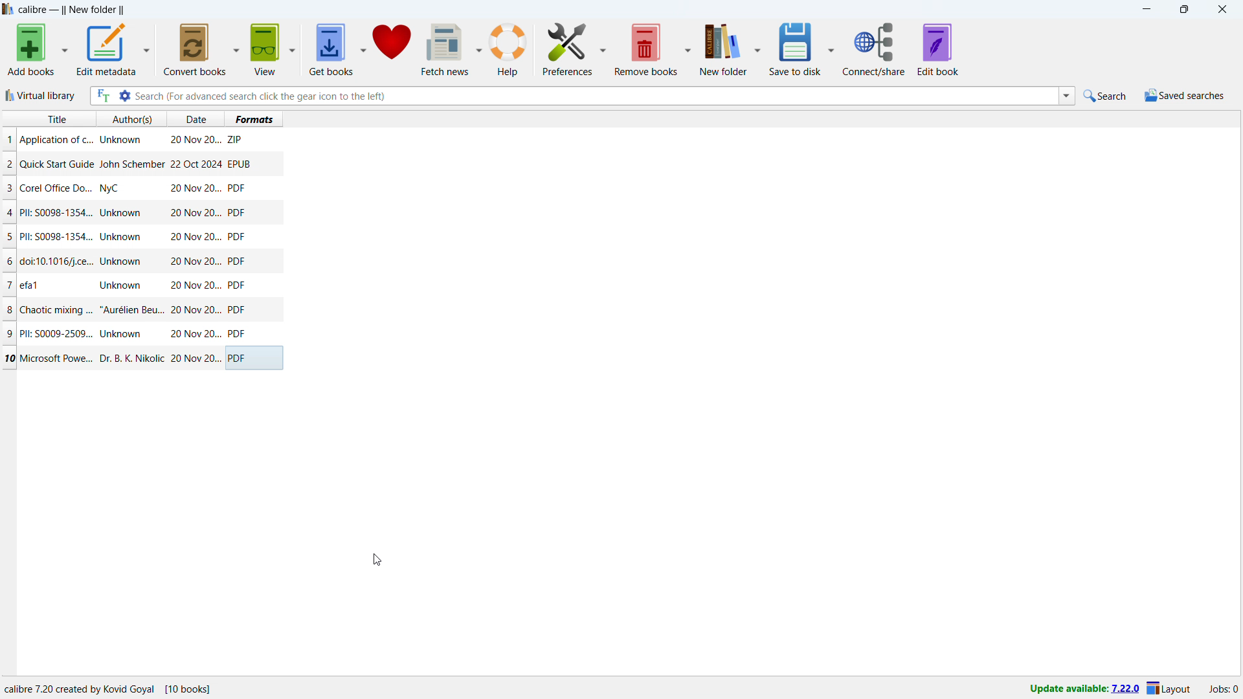  Describe the element at coordinates (56, 213) in the screenshot. I see `PII: S0098-1354...` at that location.